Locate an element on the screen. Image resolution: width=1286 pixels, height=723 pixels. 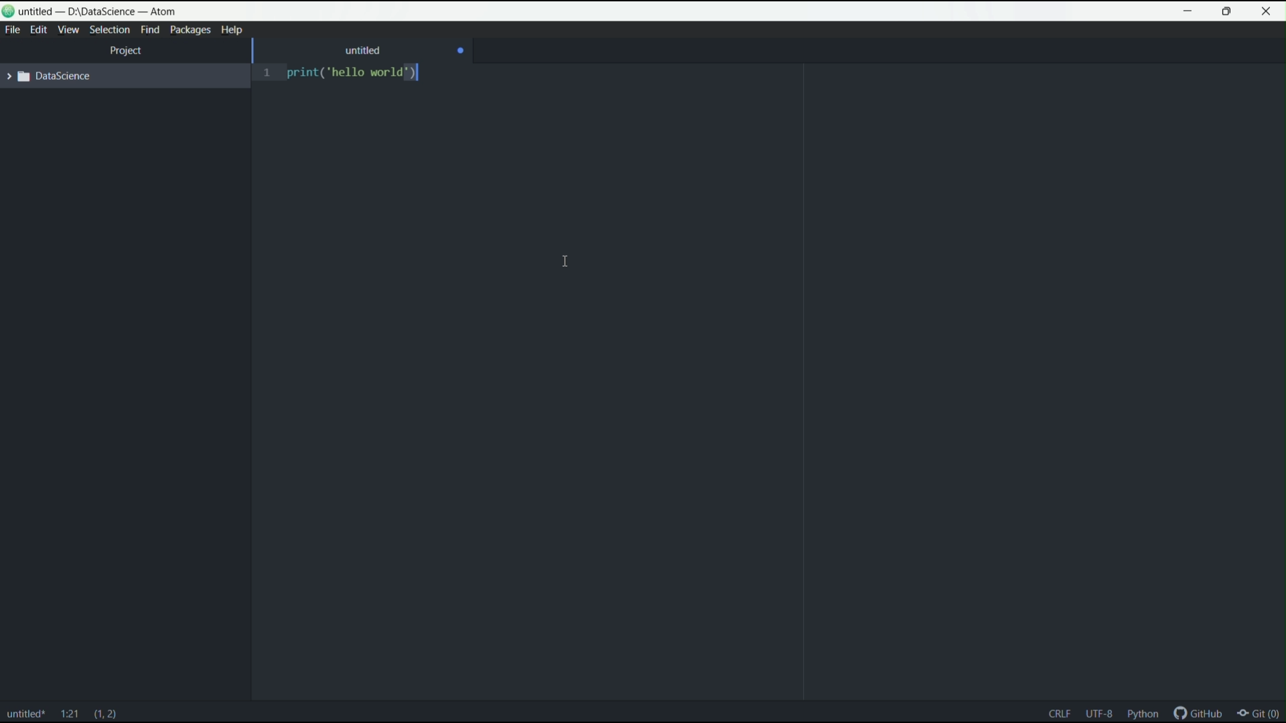
line and column is located at coordinates (70, 714).